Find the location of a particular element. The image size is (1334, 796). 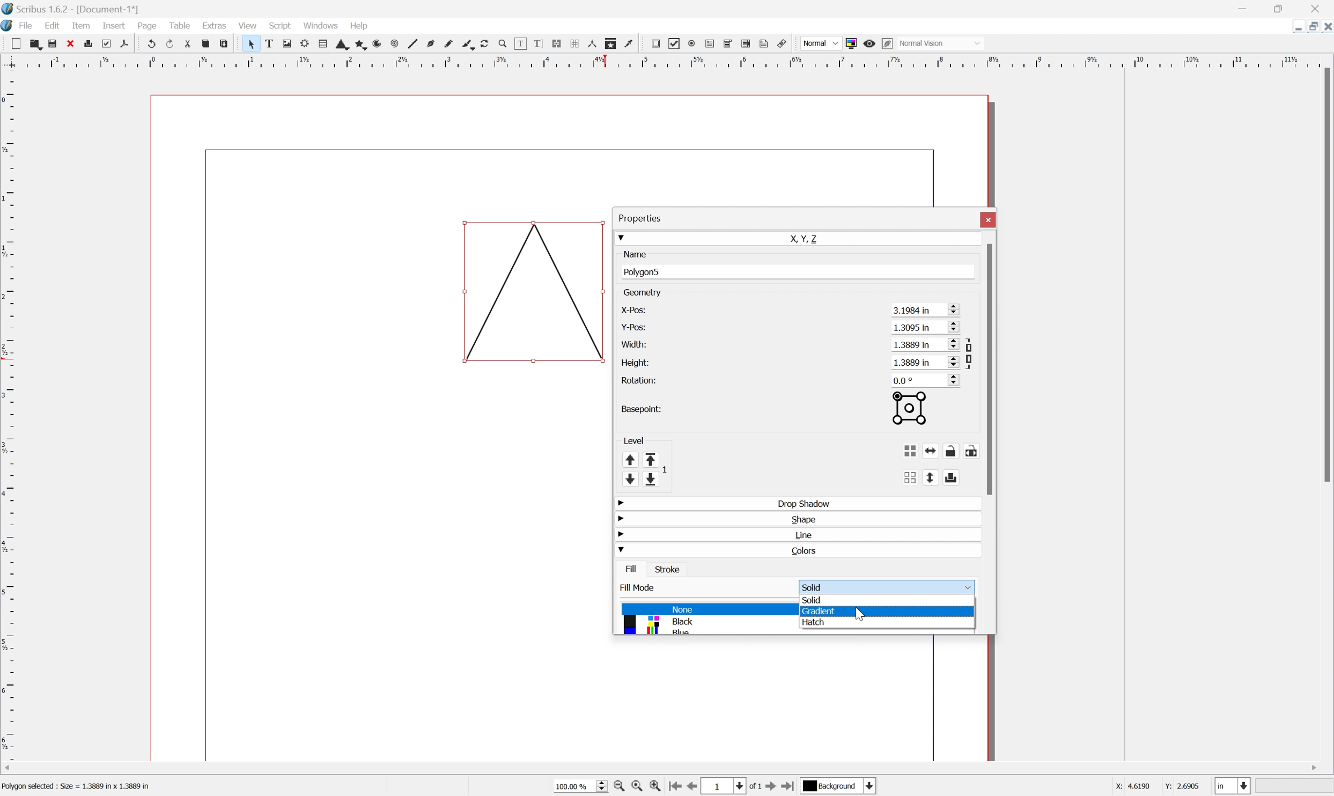

PDF text field is located at coordinates (708, 43).